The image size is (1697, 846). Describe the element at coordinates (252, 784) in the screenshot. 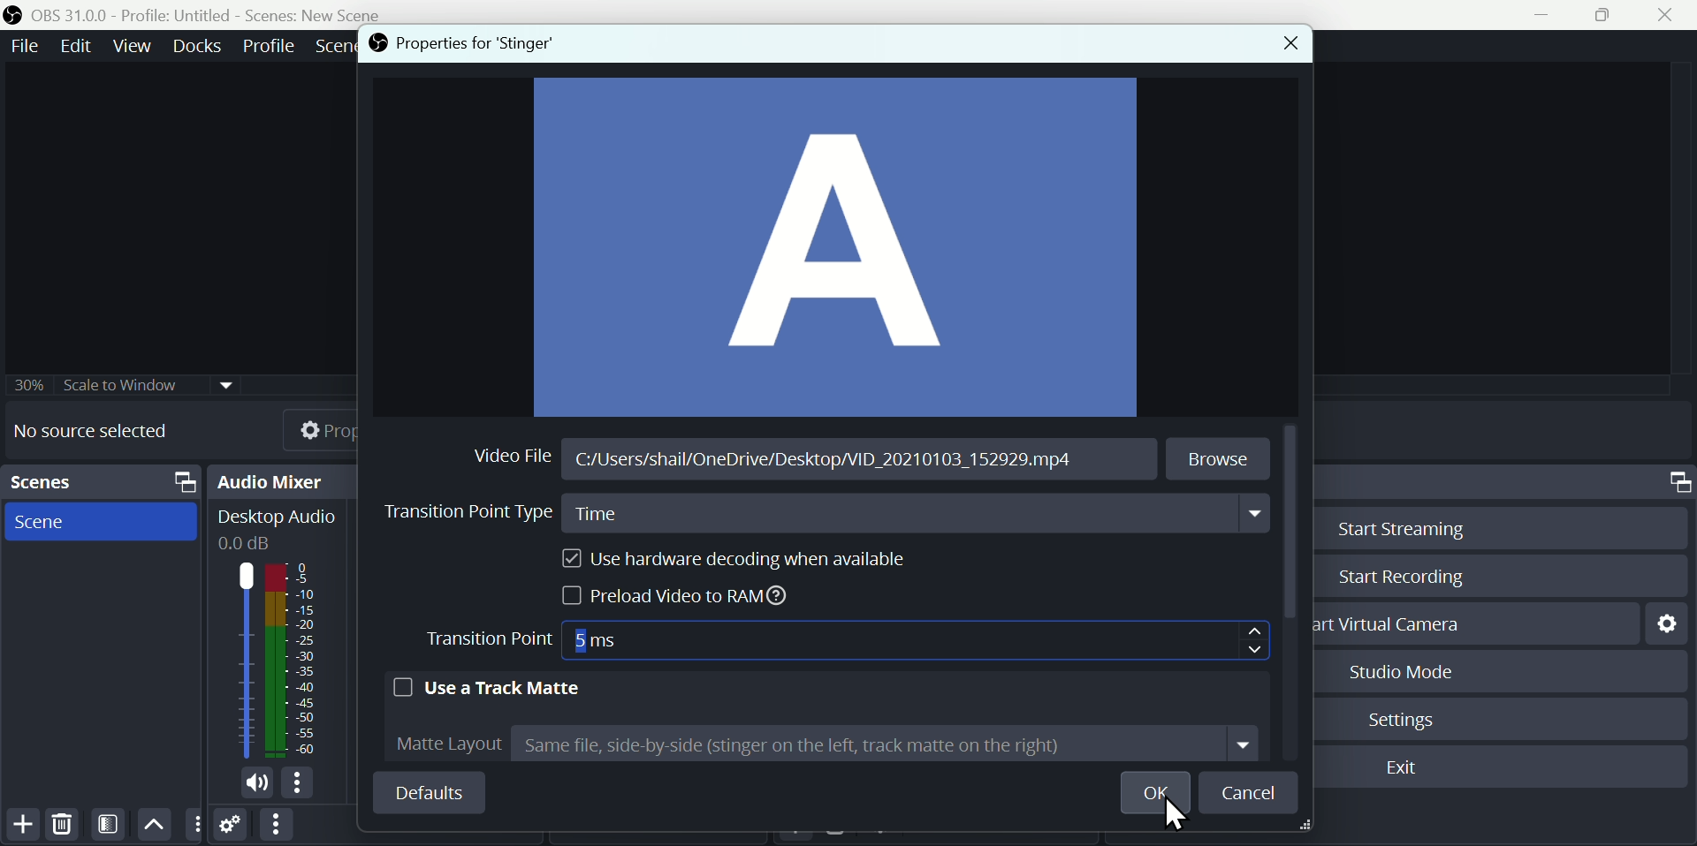

I see `volume` at that location.